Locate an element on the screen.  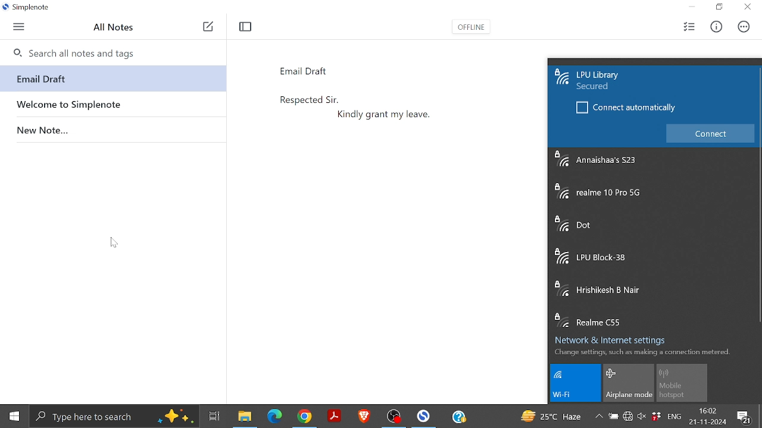
Chrome is located at coordinates (307, 416).